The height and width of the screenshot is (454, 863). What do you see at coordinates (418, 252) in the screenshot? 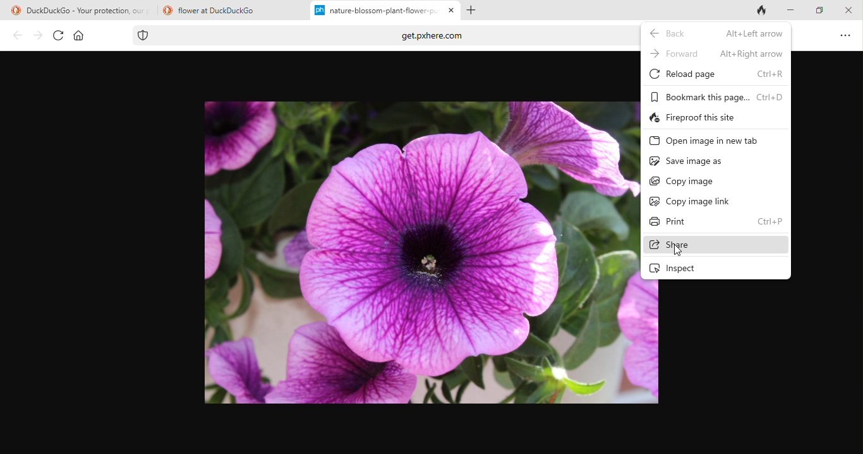
I see `image` at bounding box center [418, 252].